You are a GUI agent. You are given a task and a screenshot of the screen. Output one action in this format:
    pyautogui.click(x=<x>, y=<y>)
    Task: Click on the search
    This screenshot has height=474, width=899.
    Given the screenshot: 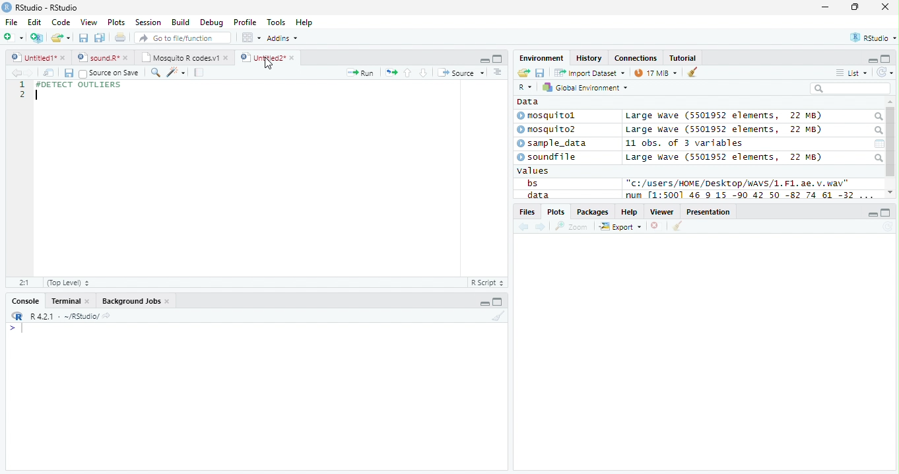 What is the action you would take?
    pyautogui.click(x=877, y=131)
    